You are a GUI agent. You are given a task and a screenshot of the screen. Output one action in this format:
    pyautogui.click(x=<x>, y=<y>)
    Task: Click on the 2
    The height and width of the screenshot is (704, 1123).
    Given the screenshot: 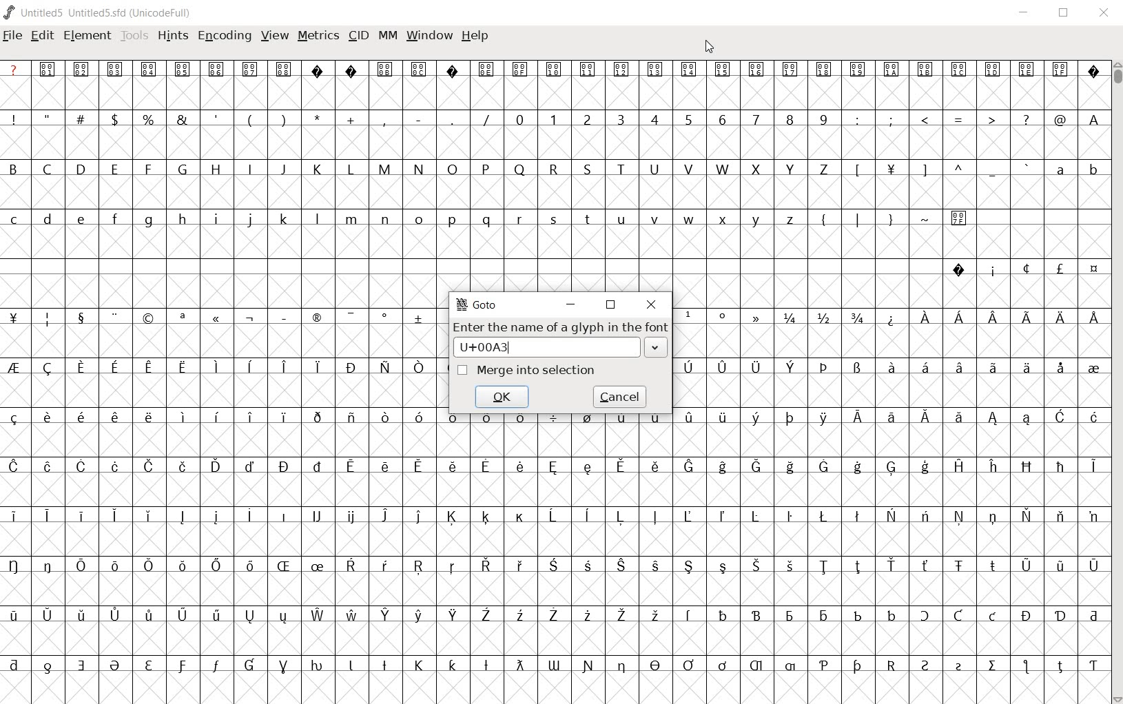 What is the action you would take?
    pyautogui.click(x=588, y=118)
    